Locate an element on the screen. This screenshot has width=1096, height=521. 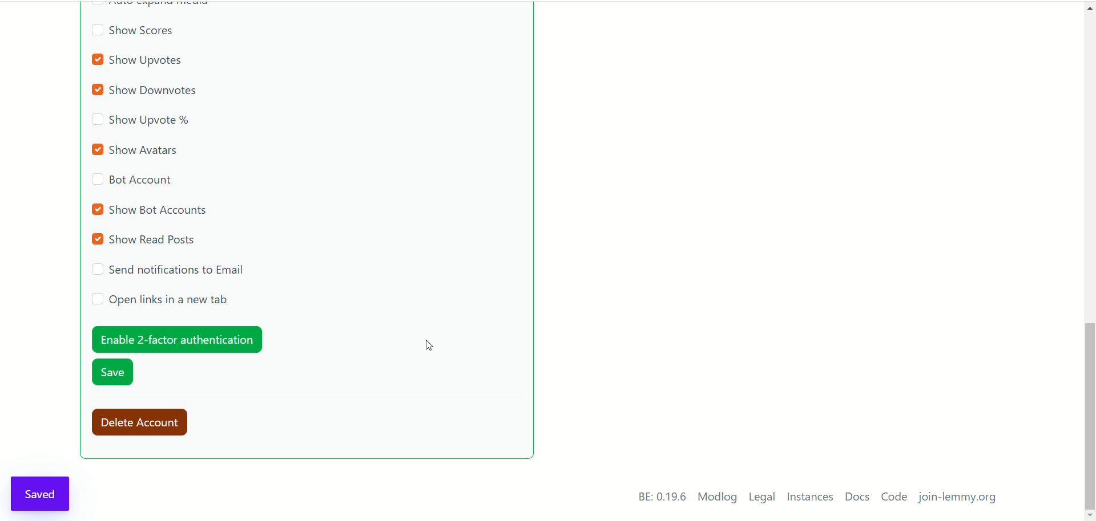
JOIN-LEMMY.ORG is located at coordinates (961, 499).